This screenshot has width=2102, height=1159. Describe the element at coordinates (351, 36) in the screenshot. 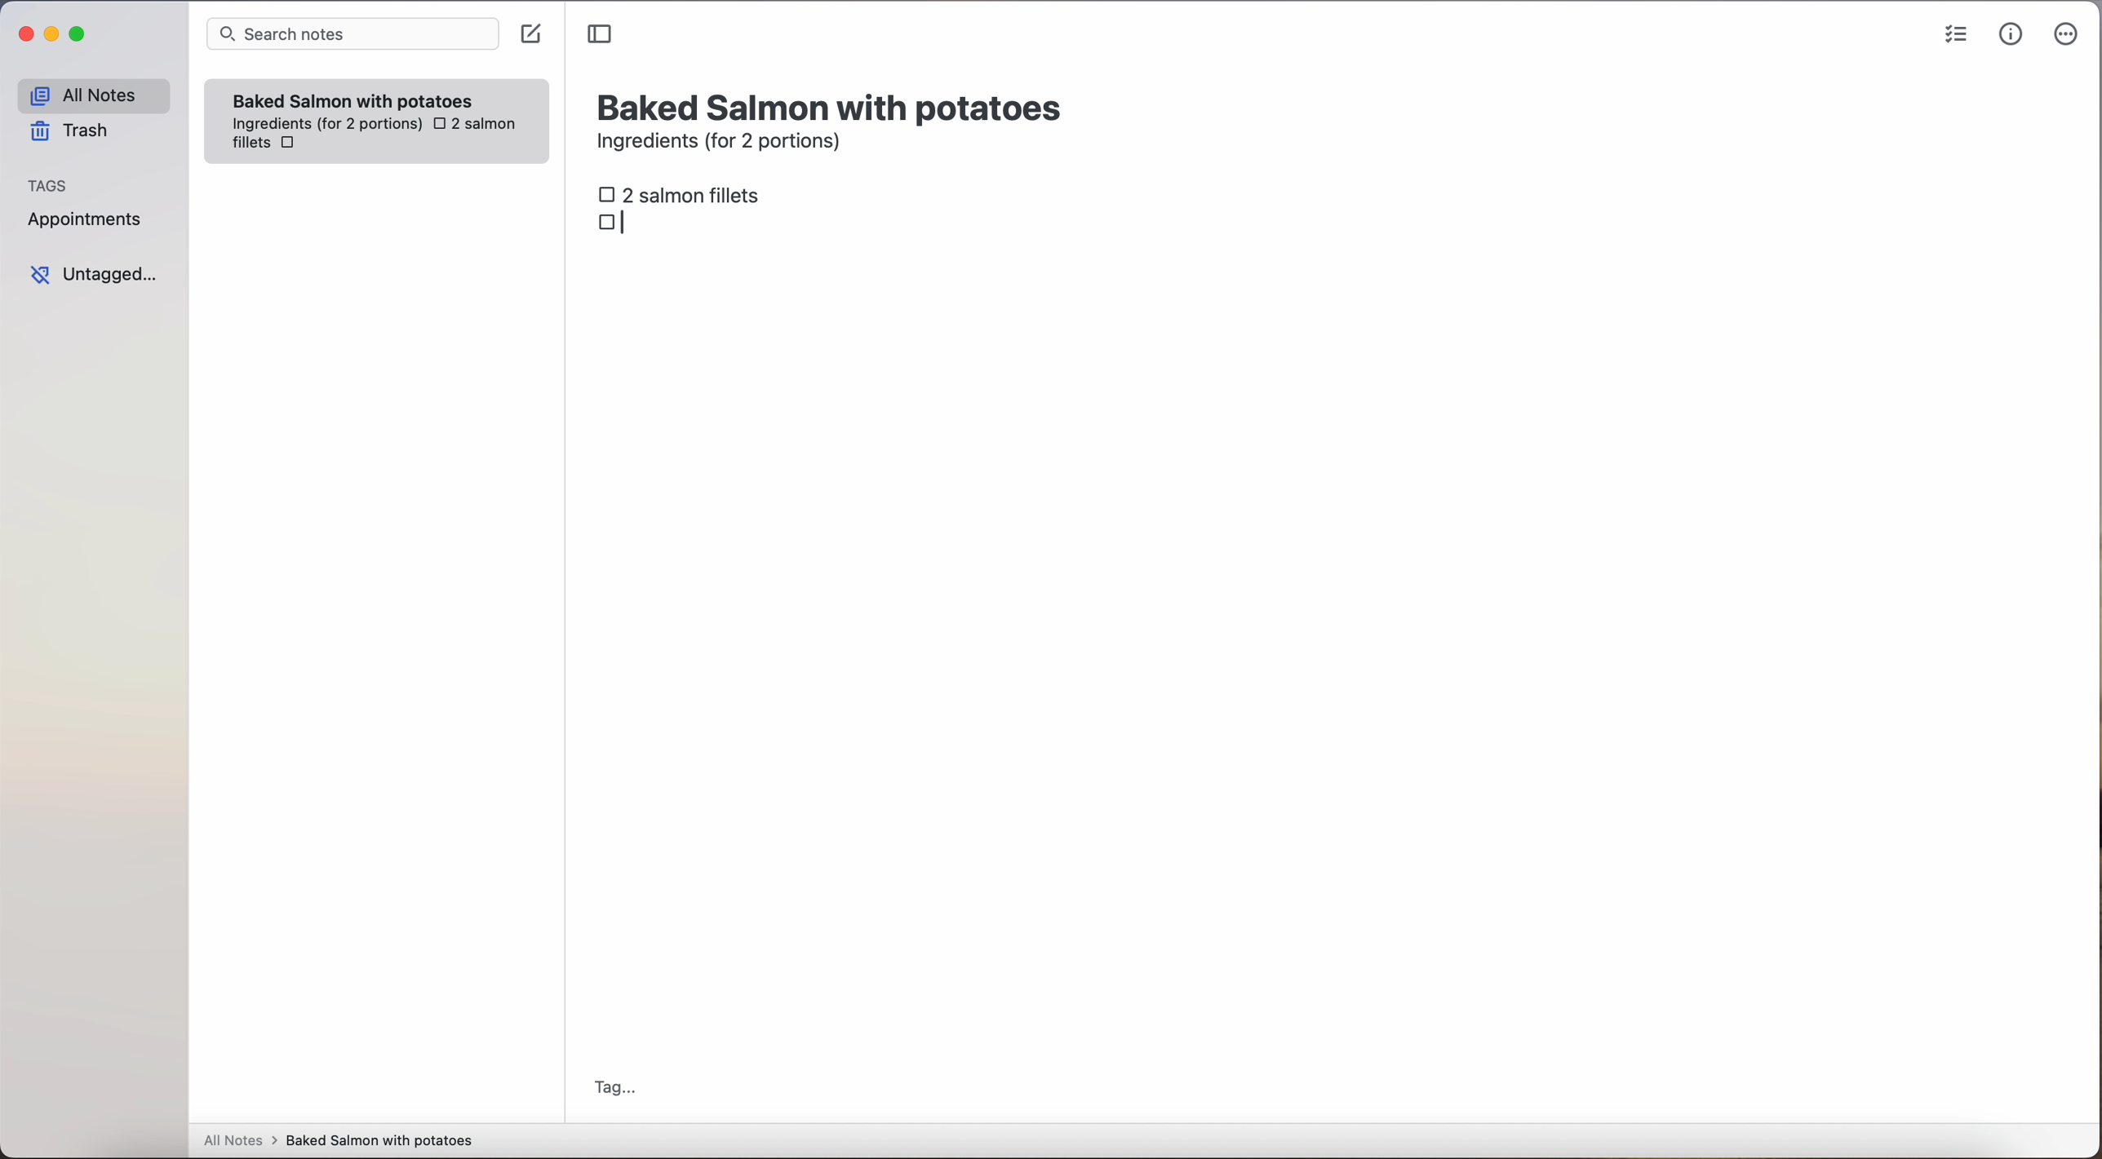

I see `search bar` at that location.